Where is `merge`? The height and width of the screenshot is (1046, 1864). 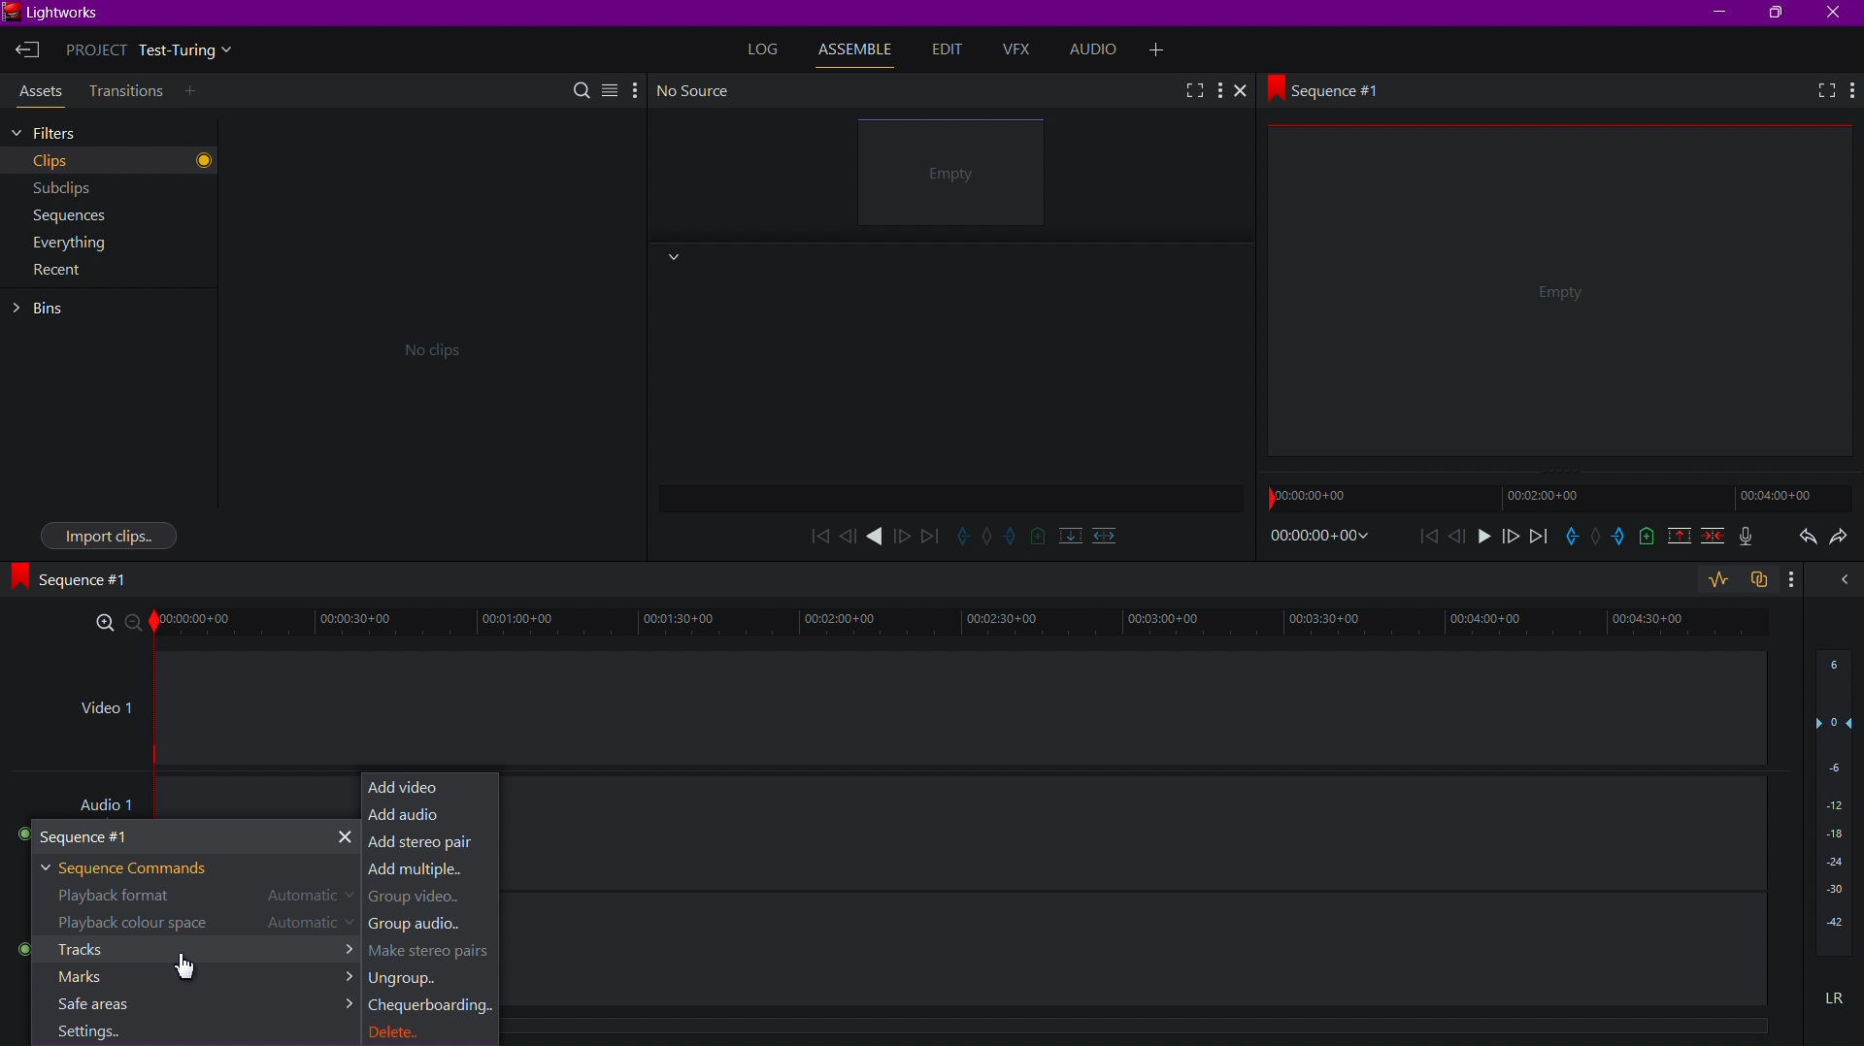 merge is located at coordinates (1709, 539).